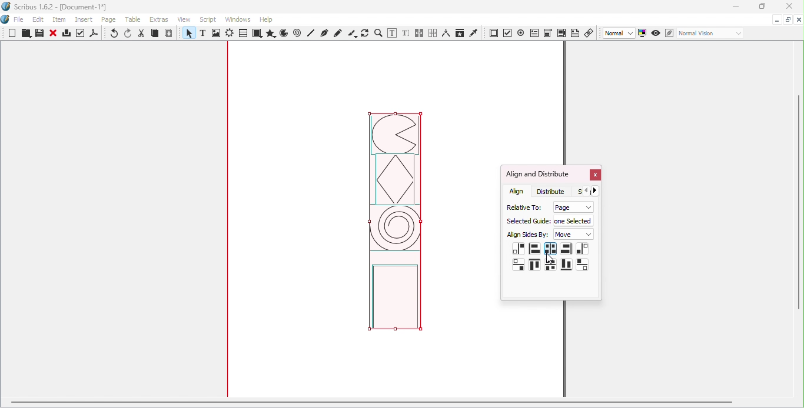 Image resolution: width=804 pixels, height=408 pixels. What do you see at coordinates (594, 176) in the screenshot?
I see `Close` at bounding box center [594, 176].